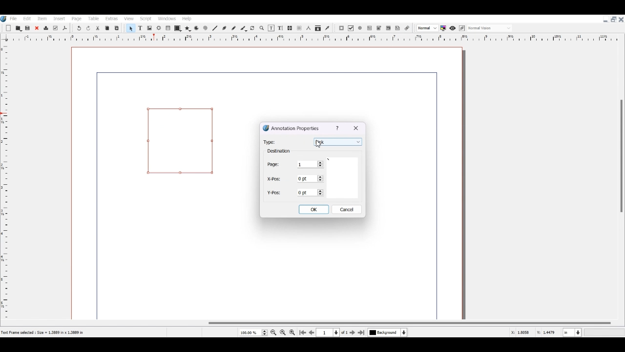 The image size is (625, 352). What do you see at coordinates (117, 28) in the screenshot?
I see `Paste` at bounding box center [117, 28].